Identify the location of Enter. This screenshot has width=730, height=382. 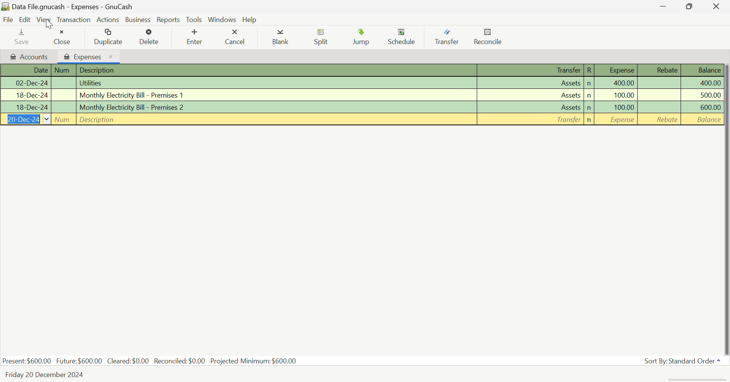
(196, 37).